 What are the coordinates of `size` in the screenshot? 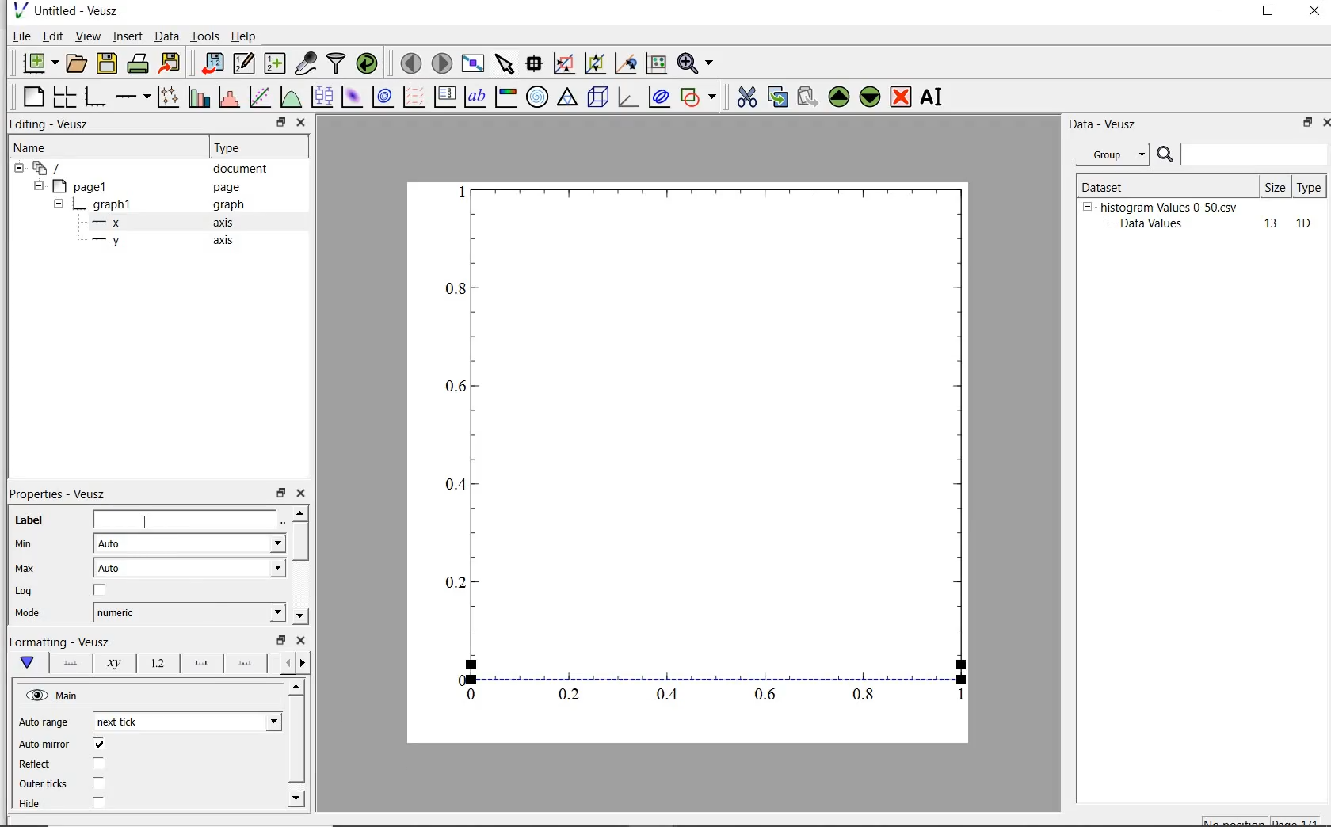 It's located at (1275, 187).